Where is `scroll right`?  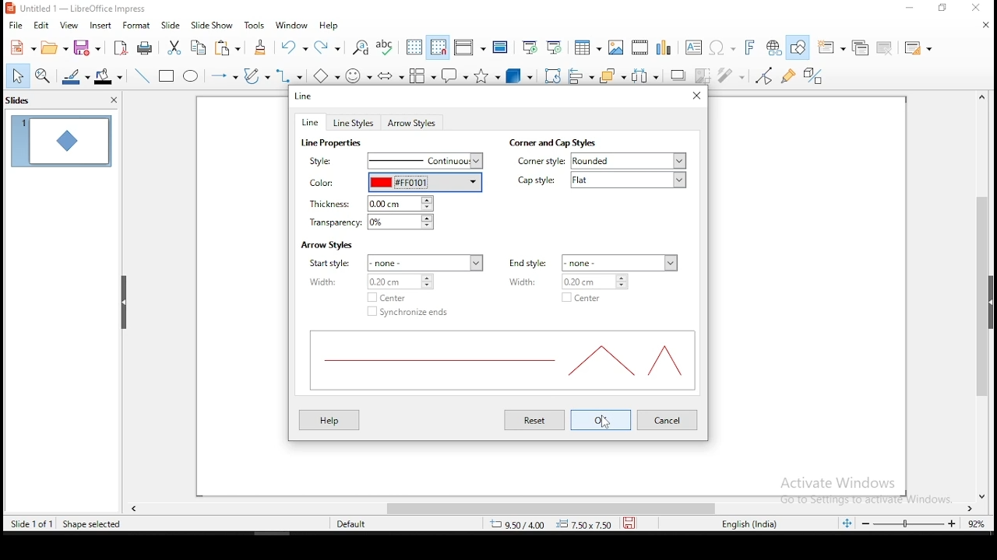 scroll right is located at coordinates (973, 506).